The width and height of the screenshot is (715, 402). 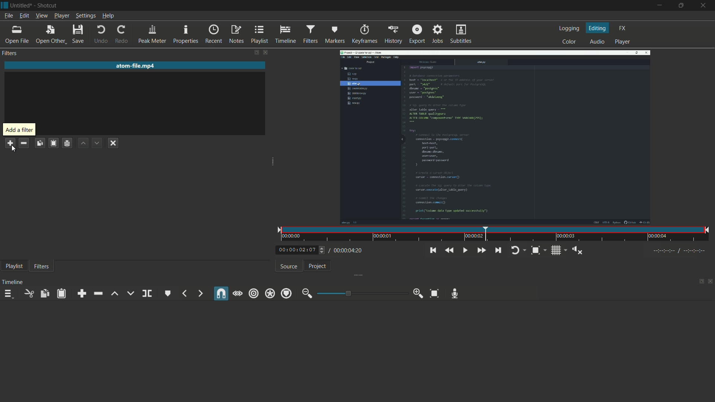 I want to click on recent, so click(x=213, y=34).